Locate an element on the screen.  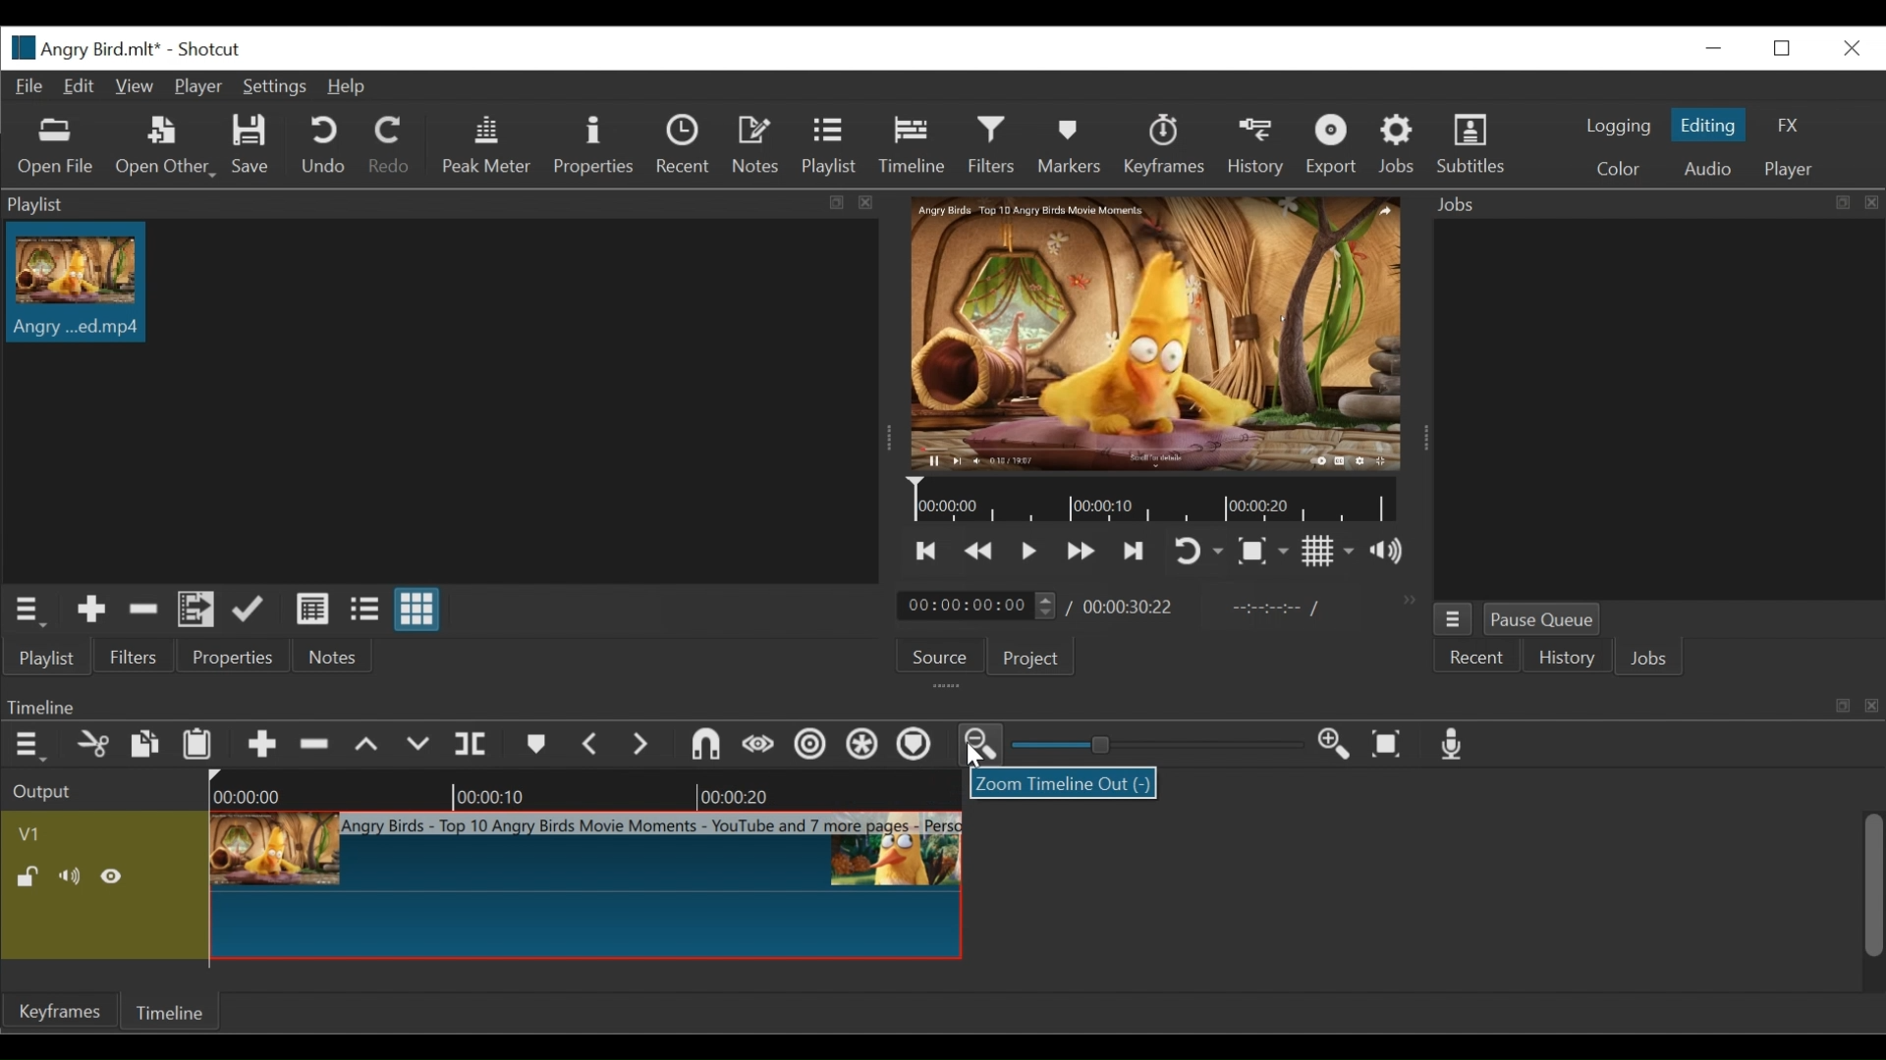
View as icons is located at coordinates (417, 610).